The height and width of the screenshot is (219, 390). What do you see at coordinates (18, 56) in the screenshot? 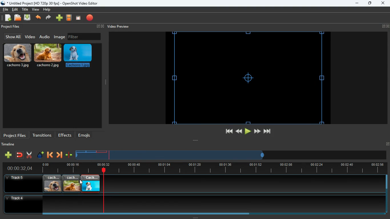
I see `cachorro.3.jpg` at bounding box center [18, 56].